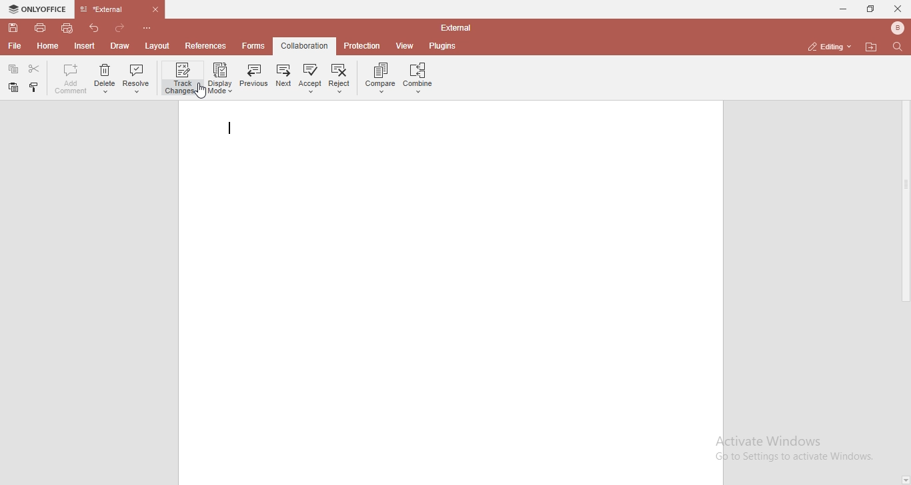  What do you see at coordinates (183, 79) in the screenshot?
I see `track chnages` at bounding box center [183, 79].